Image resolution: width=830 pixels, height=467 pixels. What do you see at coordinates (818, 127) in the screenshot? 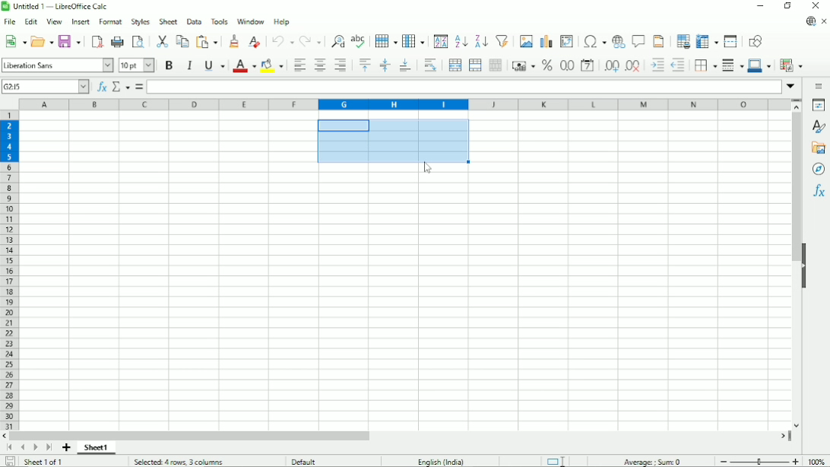
I see `Styles` at bounding box center [818, 127].